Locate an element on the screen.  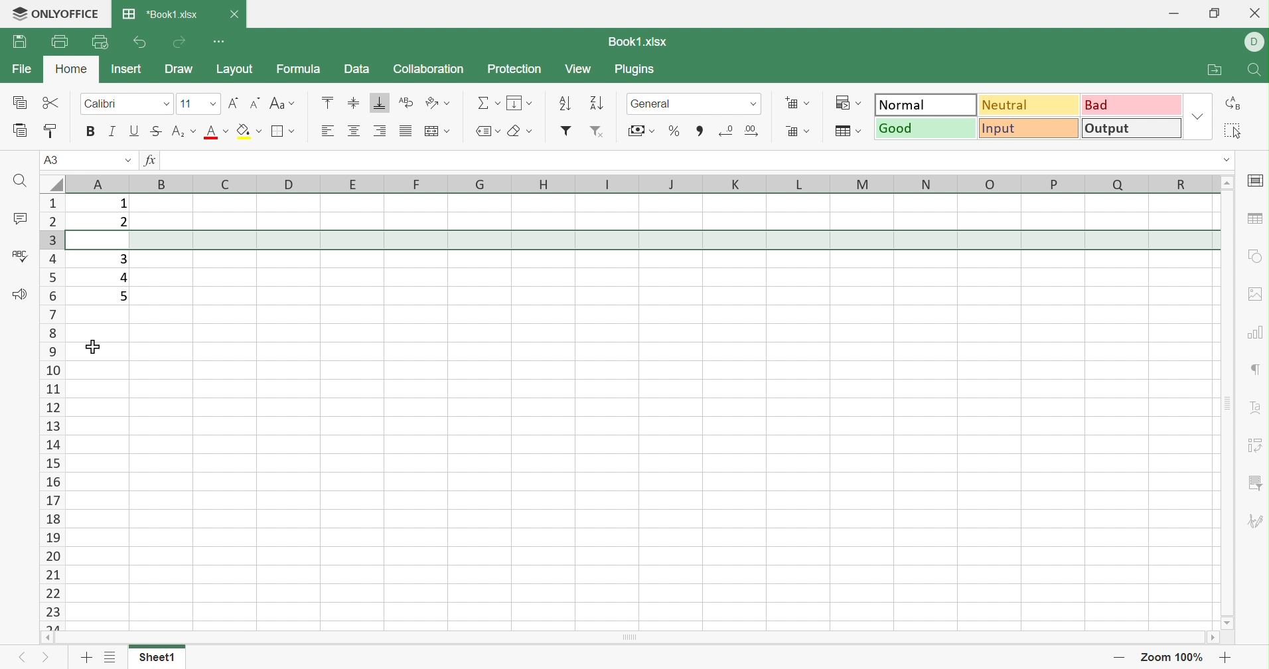
3 is located at coordinates (123, 258).